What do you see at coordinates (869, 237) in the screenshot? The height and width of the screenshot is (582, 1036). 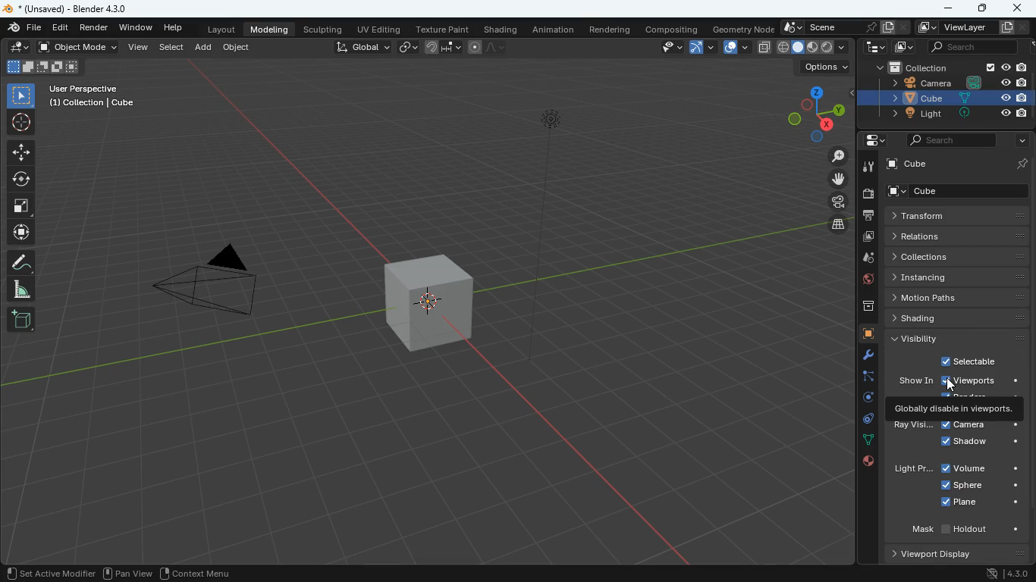 I see `image` at bounding box center [869, 237].